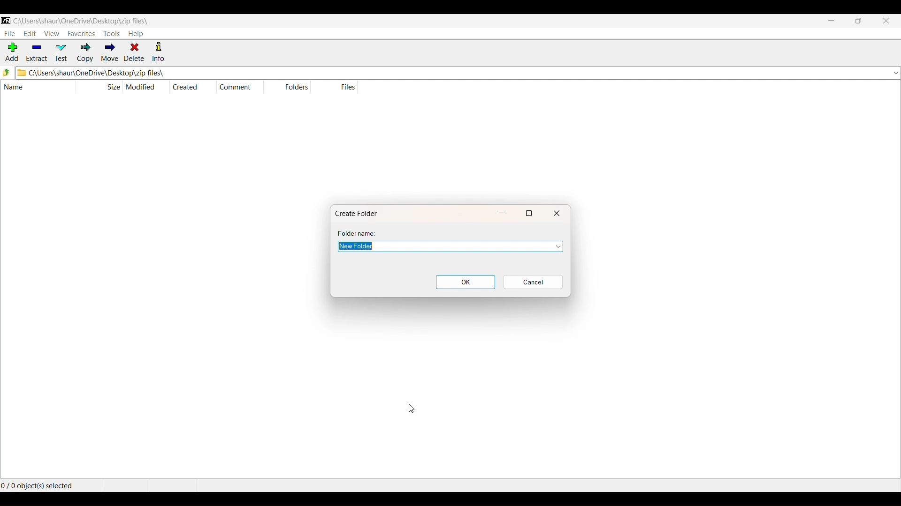 The image size is (901, 506). What do you see at coordinates (30, 34) in the screenshot?
I see `EDIT` at bounding box center [30, 34].